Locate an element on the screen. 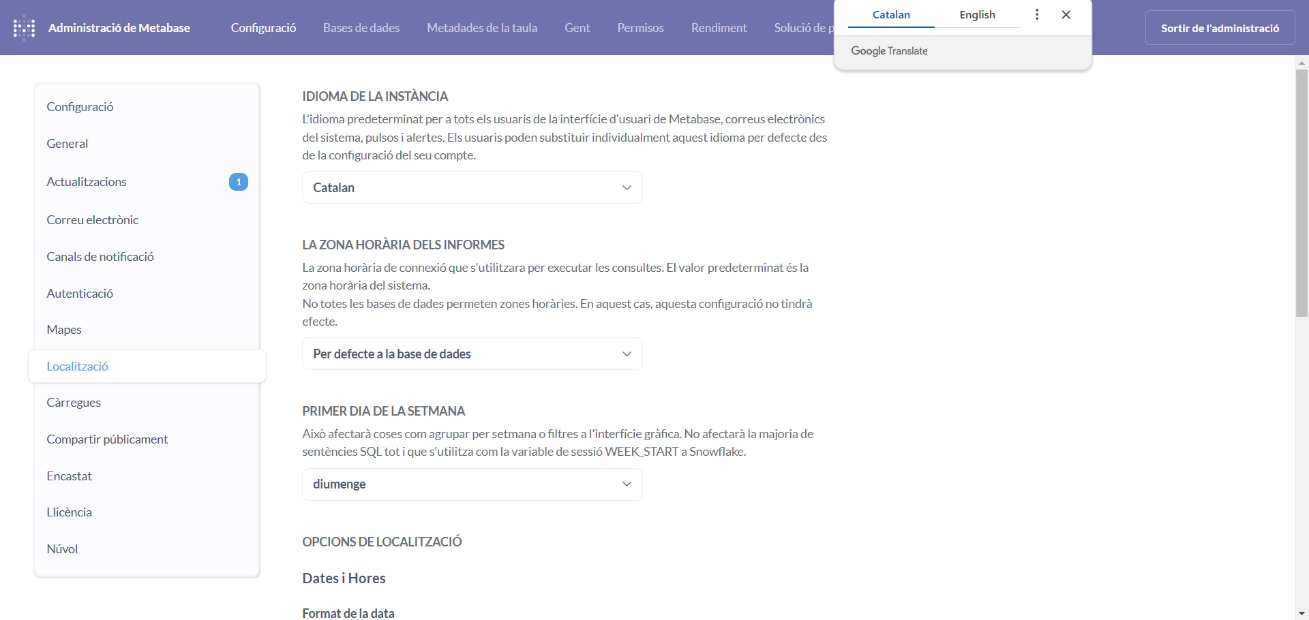 The width and height of the screenshot is (1309, 620). authentication is located at coordinates (141, 296).